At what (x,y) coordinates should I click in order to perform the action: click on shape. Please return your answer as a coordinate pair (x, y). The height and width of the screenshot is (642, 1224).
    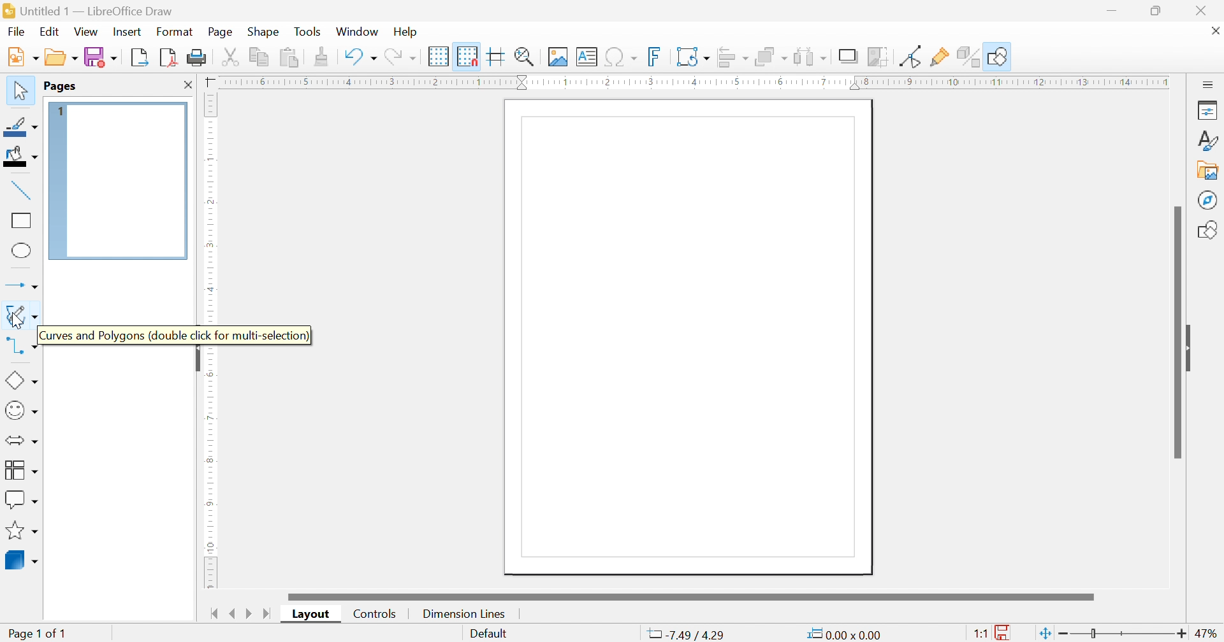
    Looking at the image, I should click on (263, 30).